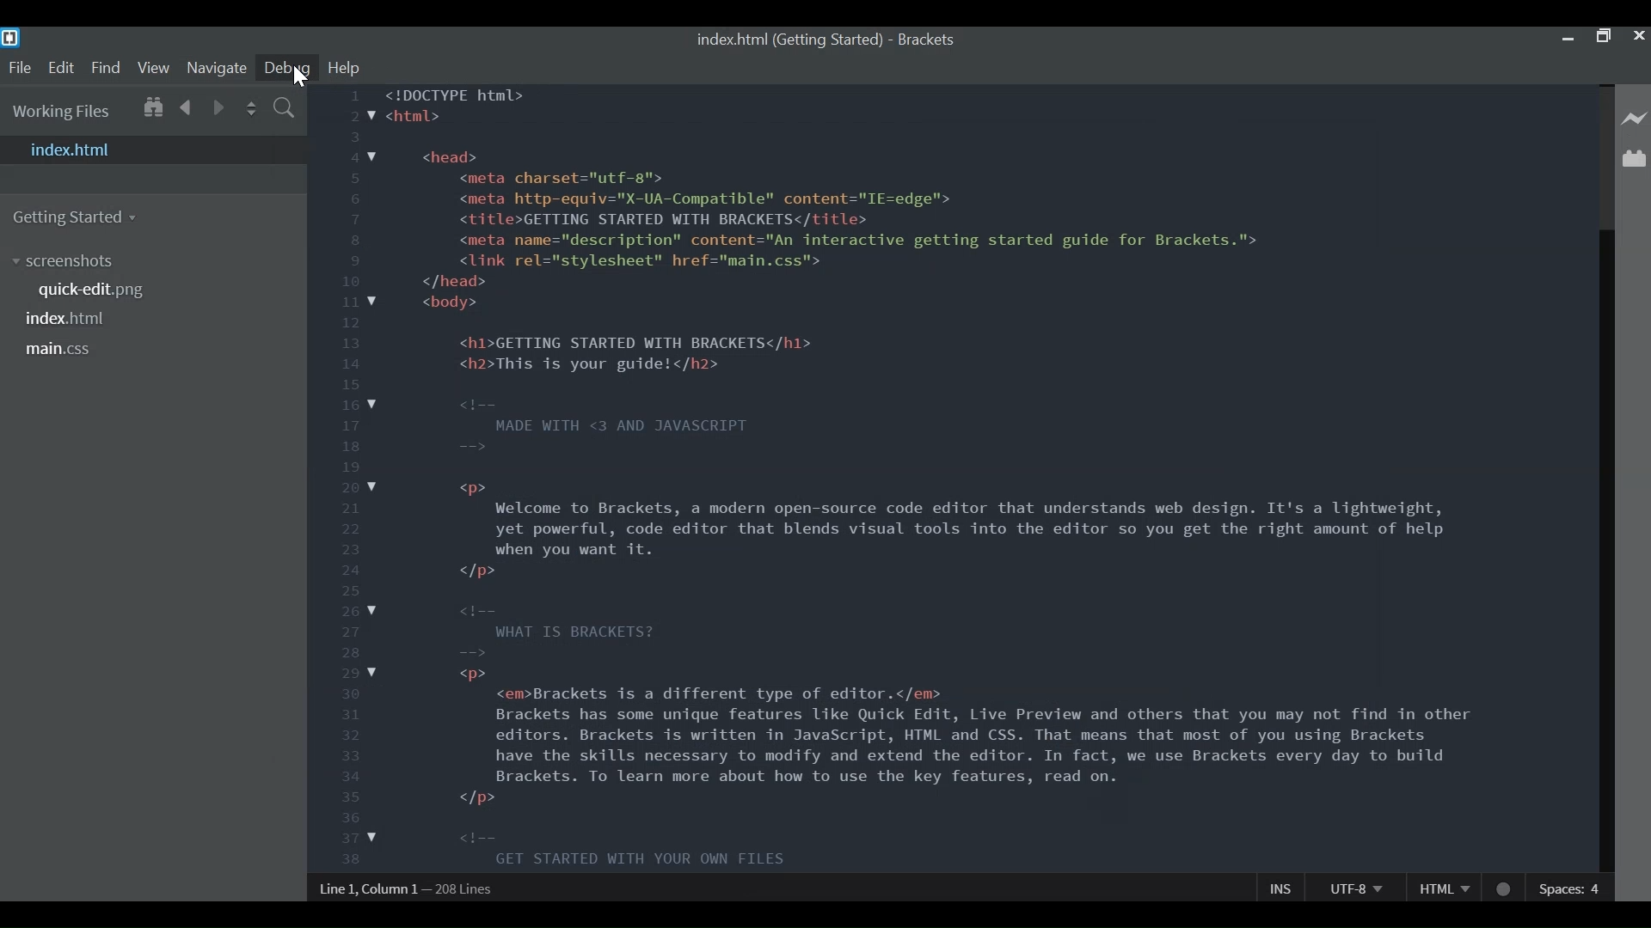  I want to click on Close, so click(1639, 37).